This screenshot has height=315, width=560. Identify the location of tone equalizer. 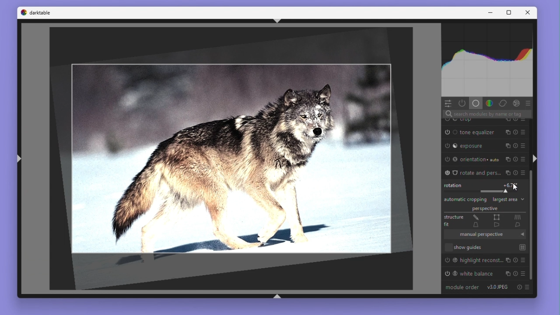
(487, 133).